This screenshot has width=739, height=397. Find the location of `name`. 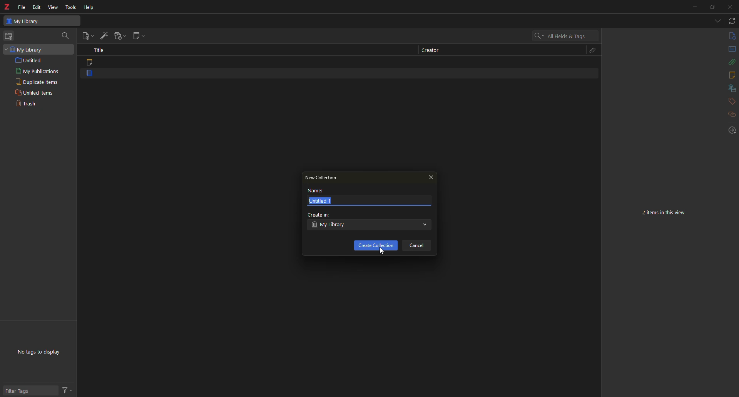

name is located at coordinates (315, 191).